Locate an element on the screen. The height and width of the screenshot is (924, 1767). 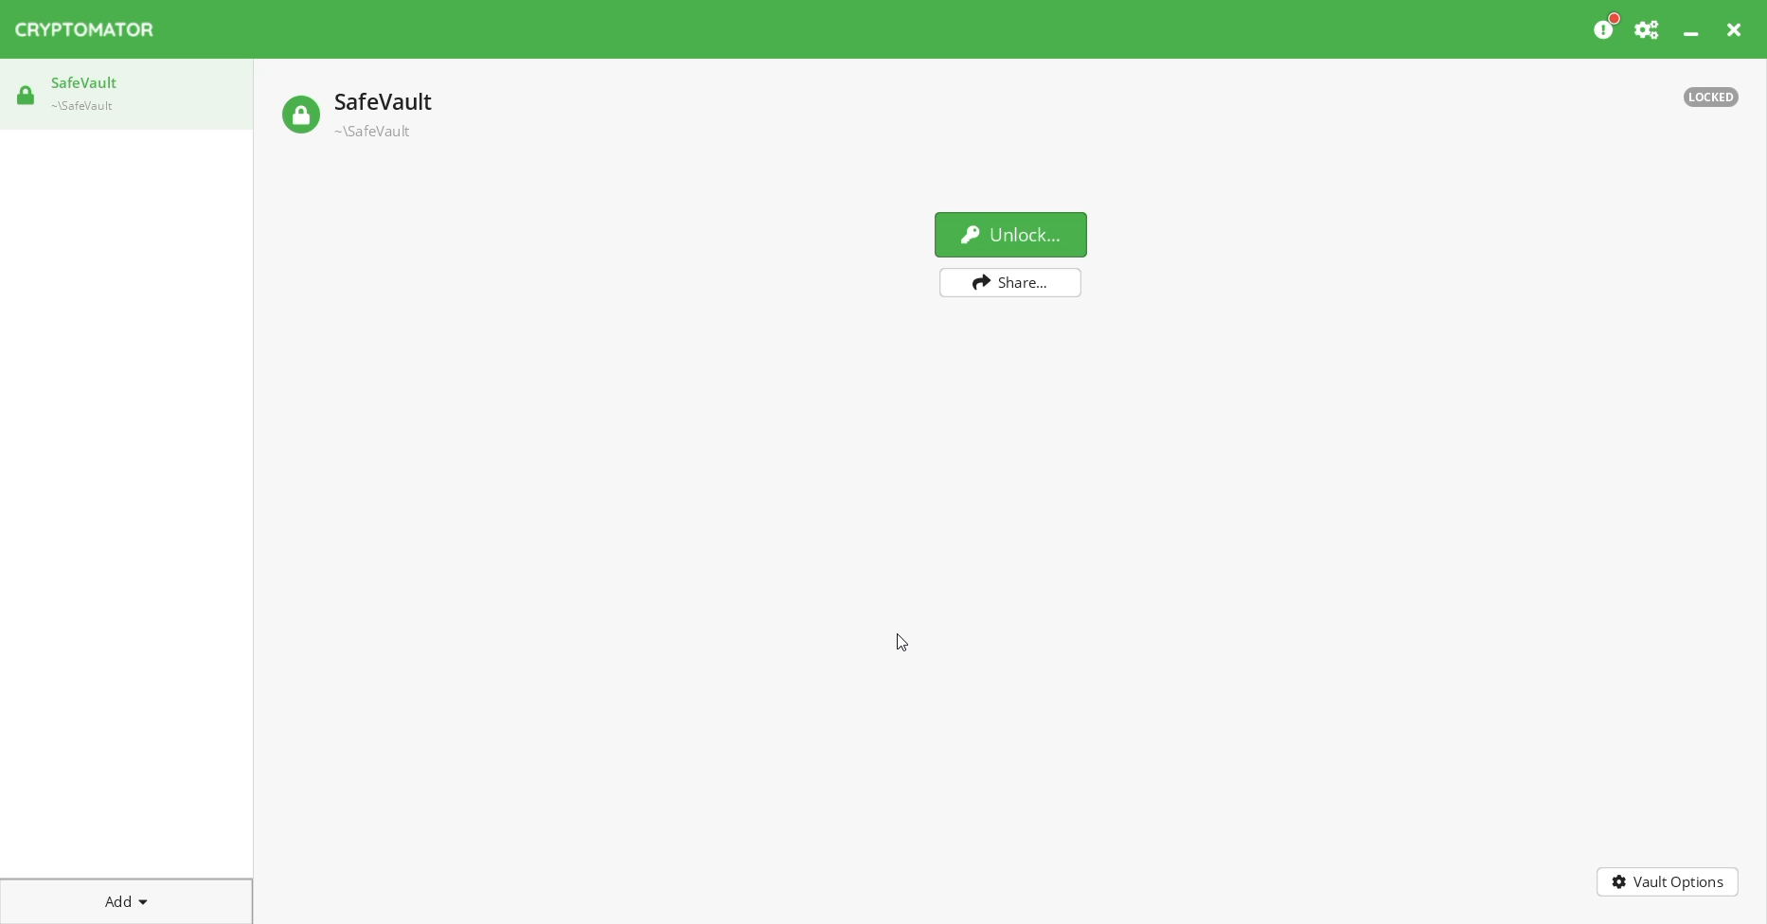
Share is located at coordinates (1012, 283).